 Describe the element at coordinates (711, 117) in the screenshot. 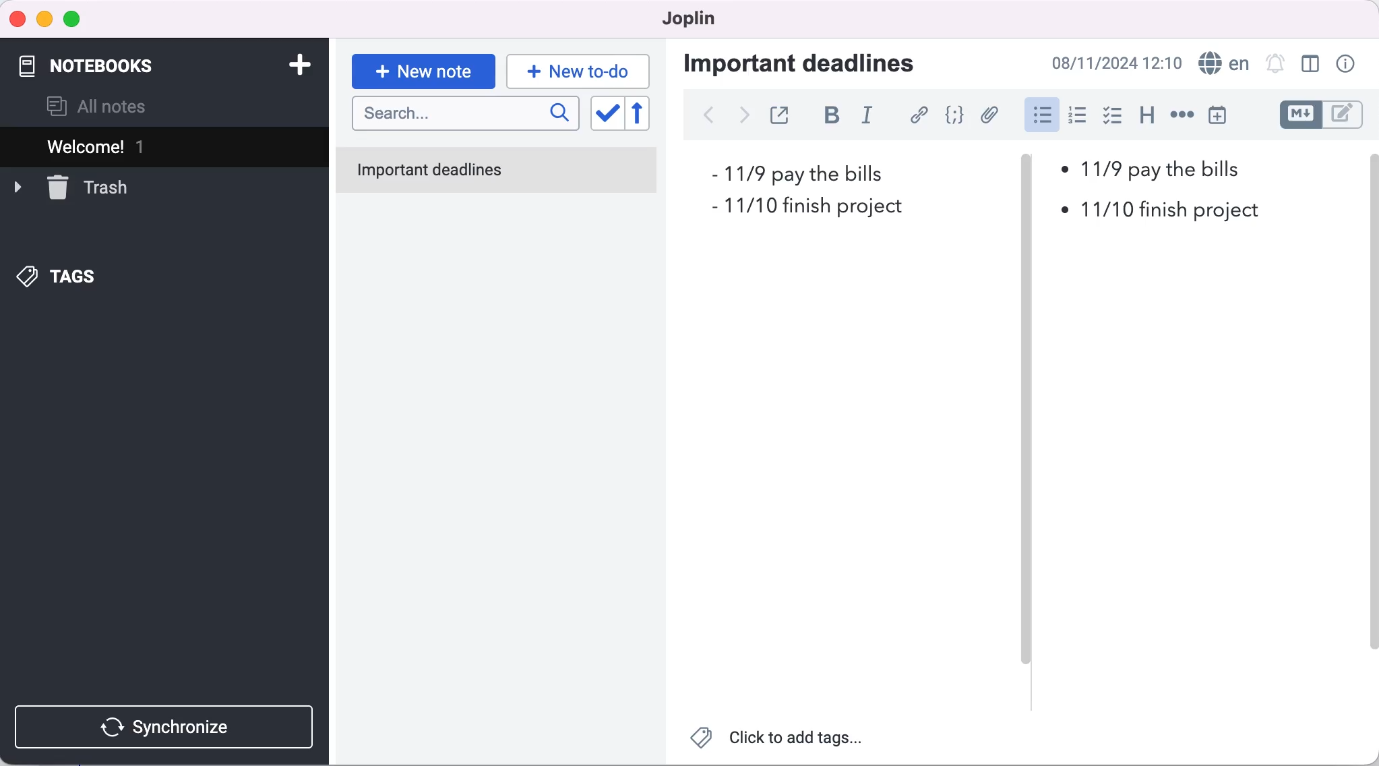

I see `back` at that location.